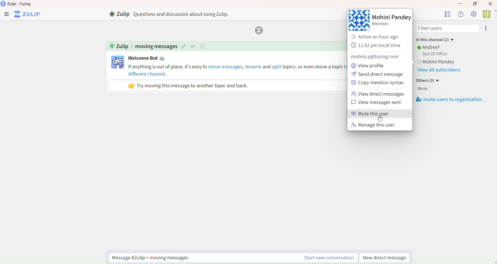 This screenshot has width=497, height=264. What do you see at coordinates (118, 62) in the screenshot?
I see `user profile` at bounding box center [118, 62].